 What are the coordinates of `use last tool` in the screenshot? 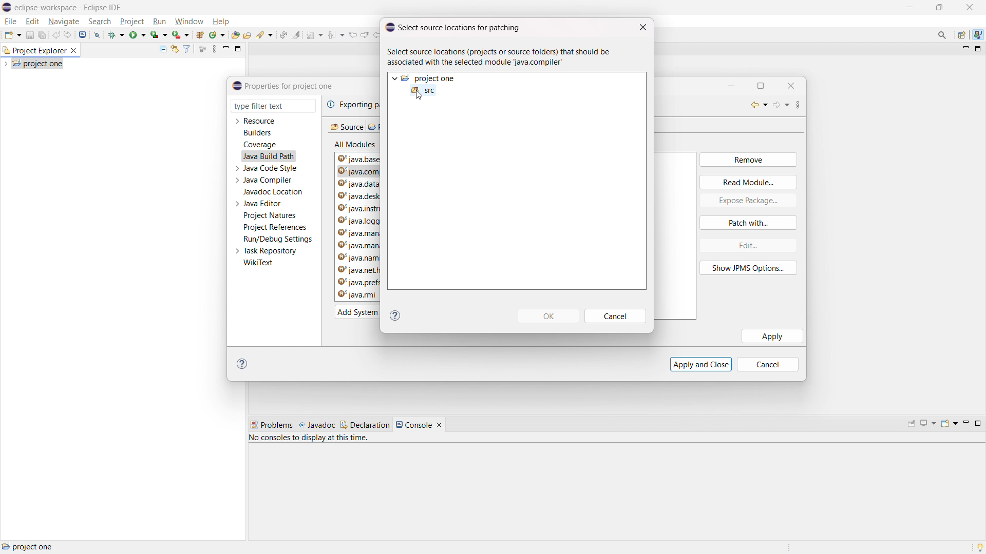 It's located at (180, 35).